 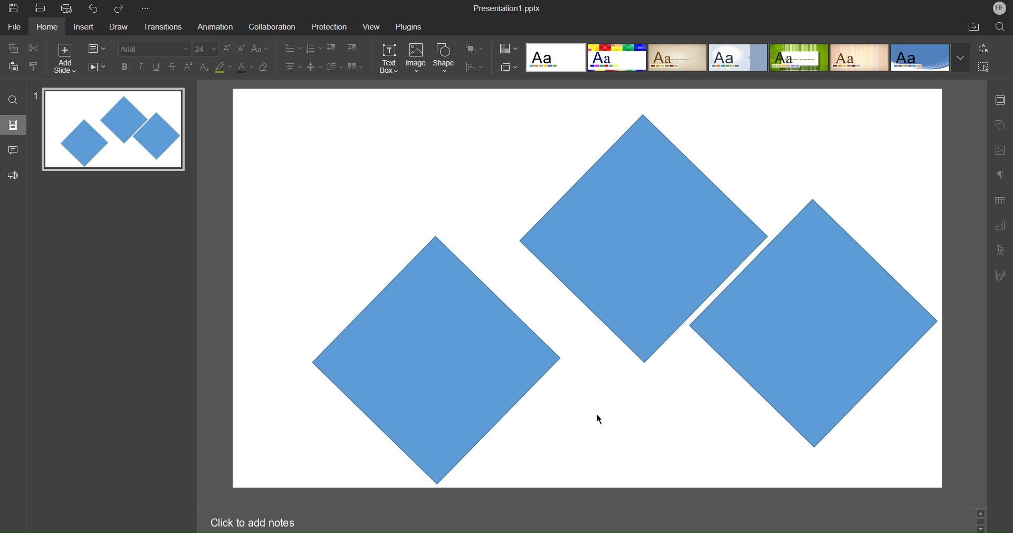 I want to click on open file location, so click(x=973, y=26).